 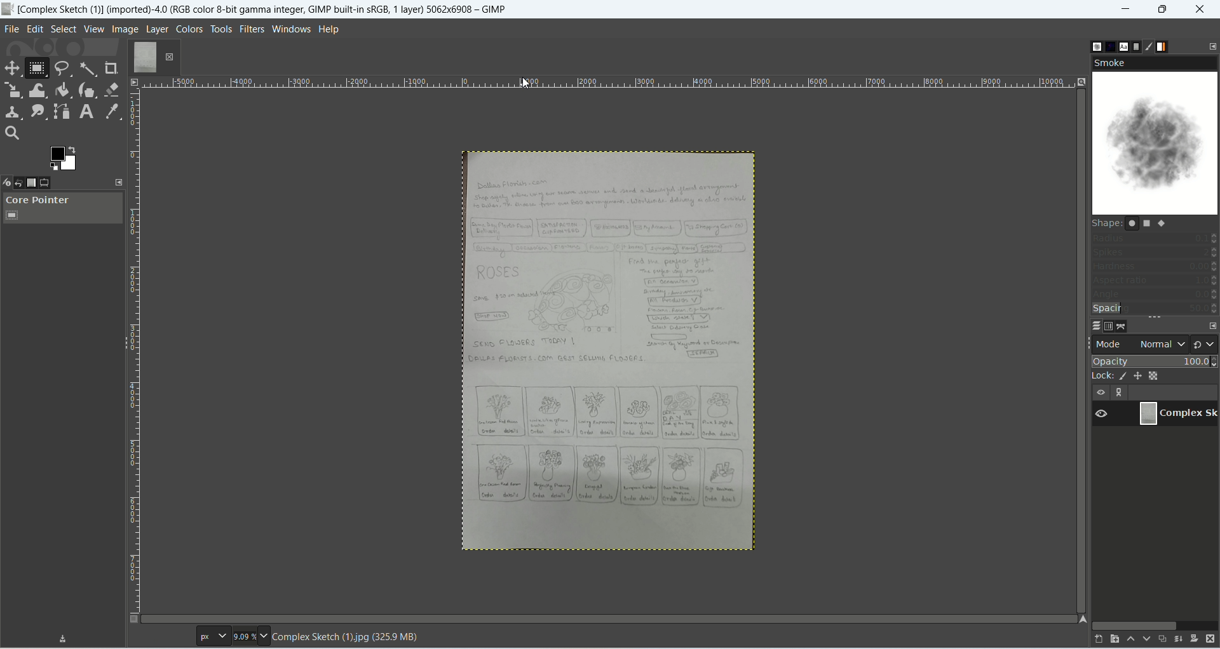 What do you see at coordinates (13, 29) in the screenshot?
I see `file` at bounding box center [13, 29].